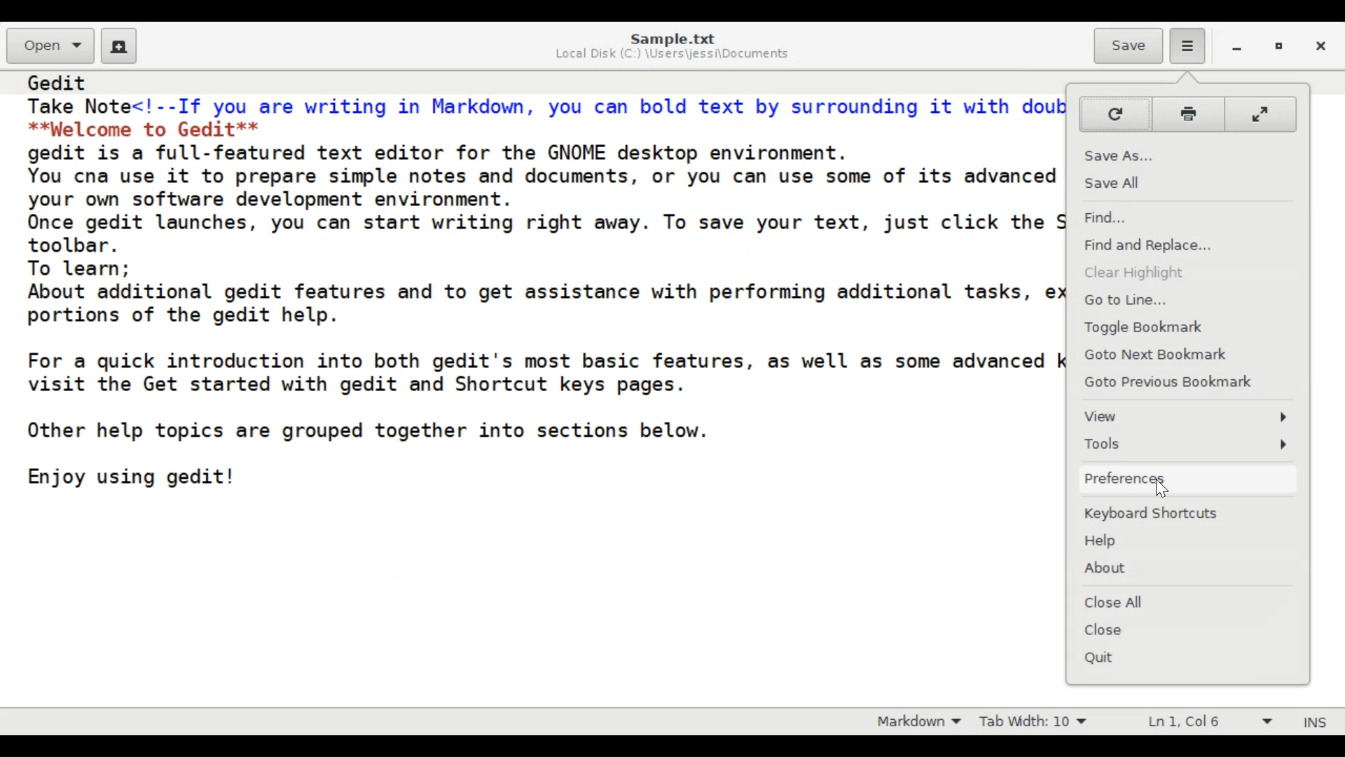 The image size is (1345, 757). Describe the element at coordinates (1239, 50) in the screenshot. I see `minimize` at that location.